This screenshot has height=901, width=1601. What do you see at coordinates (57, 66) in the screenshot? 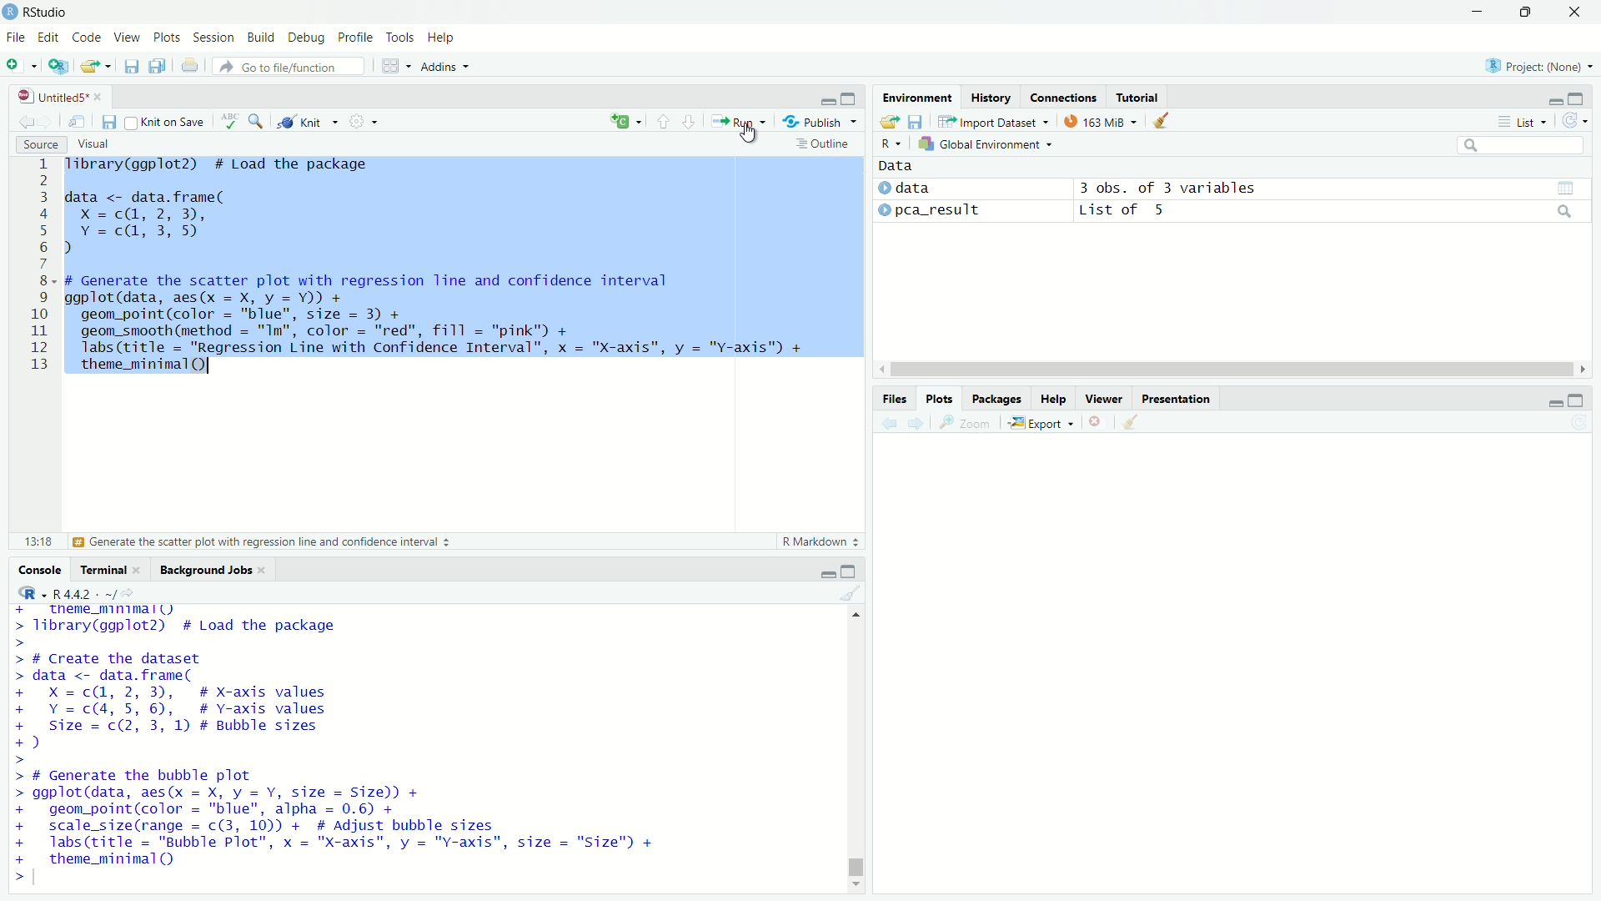
I see `Create a project` at bounding box center [57, 66].